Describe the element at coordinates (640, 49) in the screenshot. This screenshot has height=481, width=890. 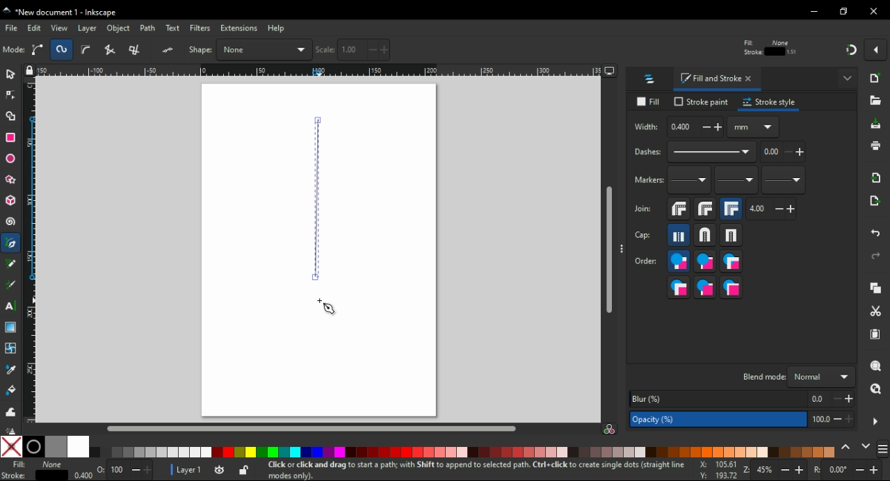
I see `height of selection` at that location.